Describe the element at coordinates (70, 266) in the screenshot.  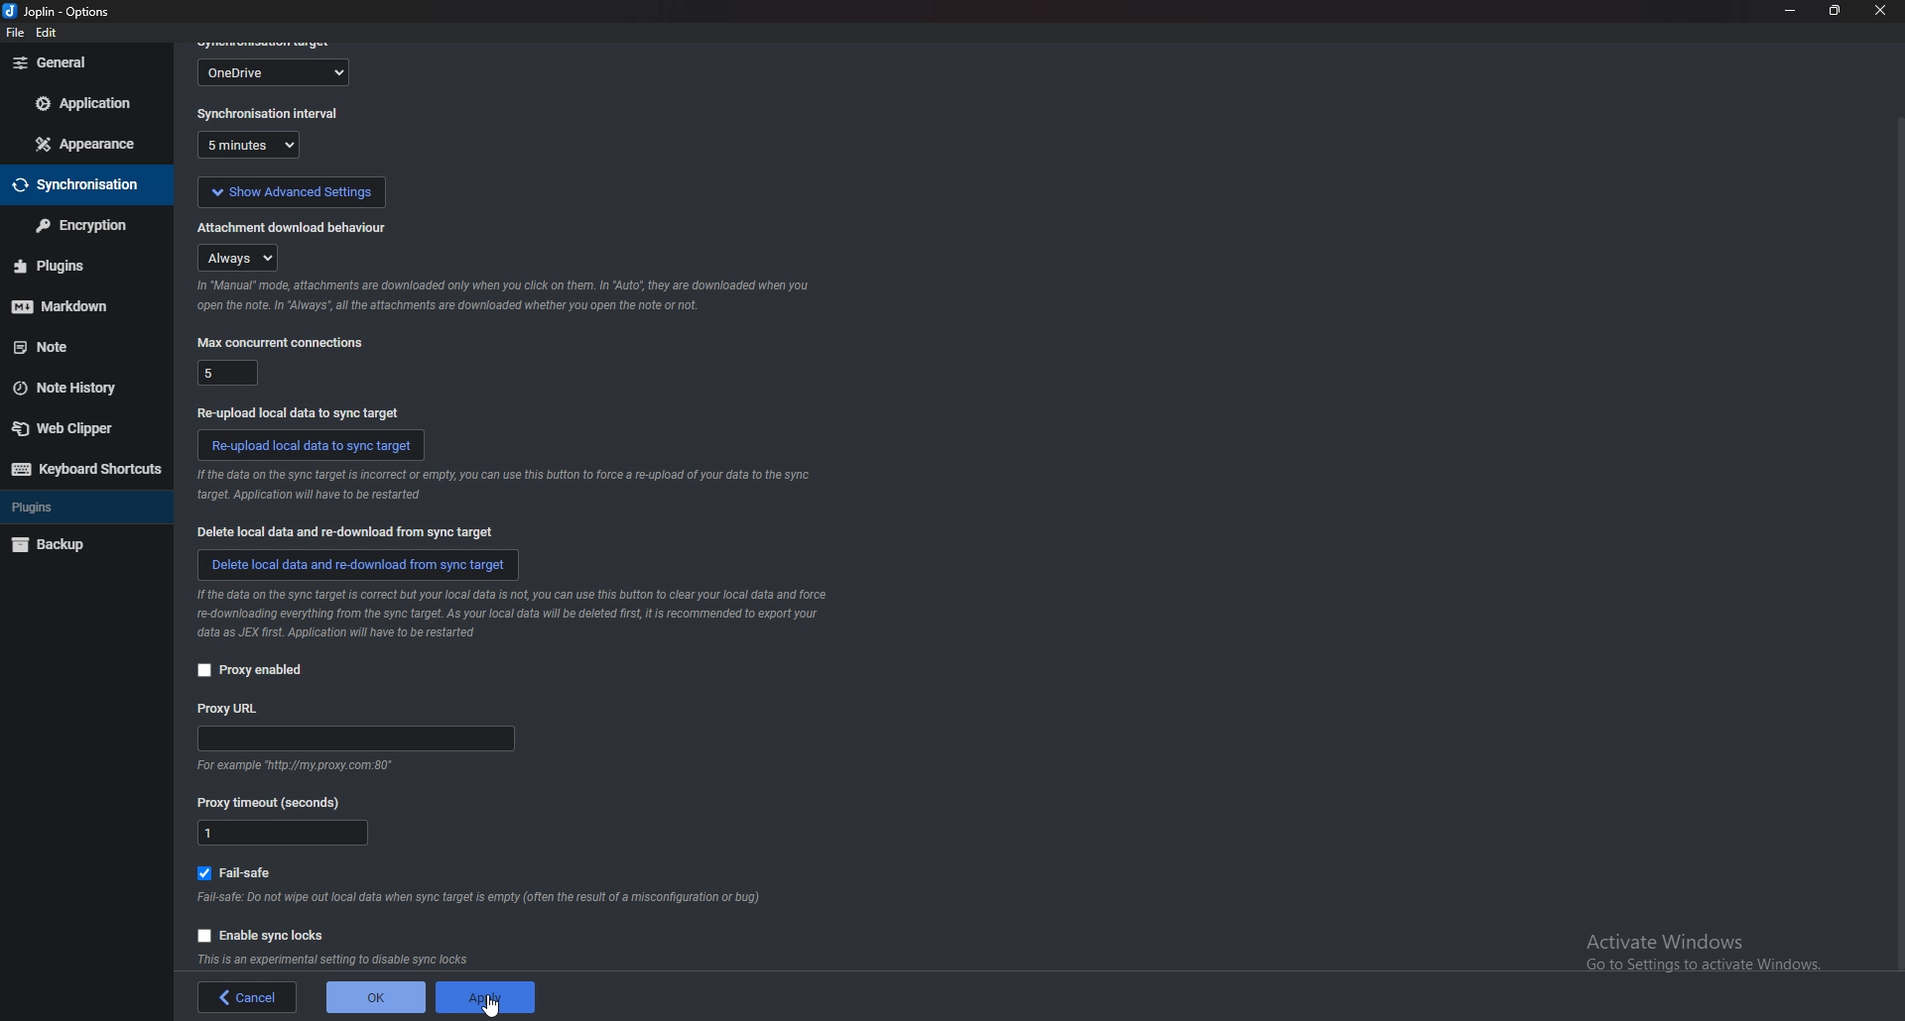
I see `plugins` at that location.